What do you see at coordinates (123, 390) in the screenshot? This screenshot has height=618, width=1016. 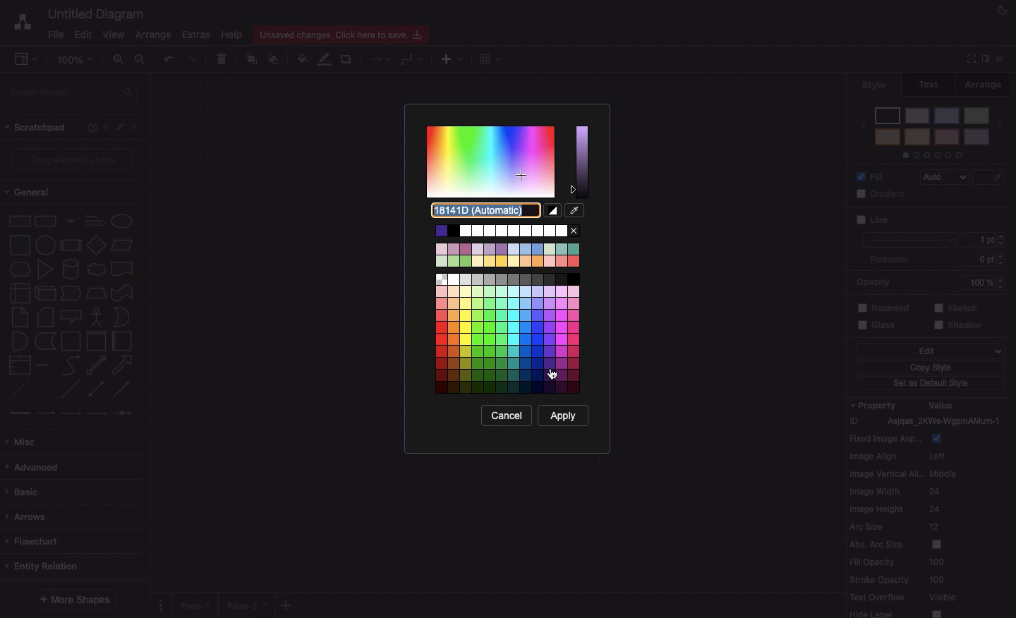 I see `directional connector` at bounding box center [123, 390].